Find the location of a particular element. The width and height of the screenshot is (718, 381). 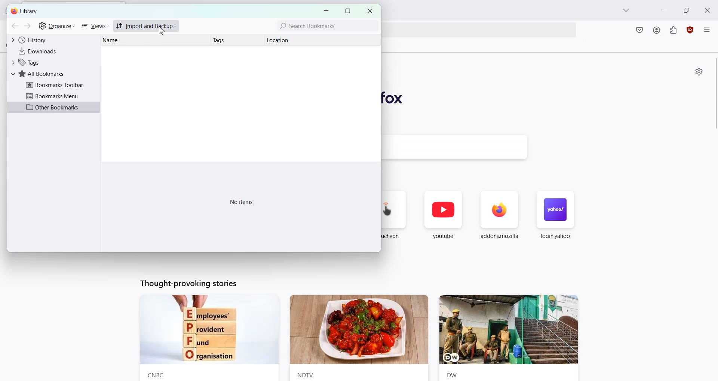

Import and Backup is located at coordinates (146, 26).